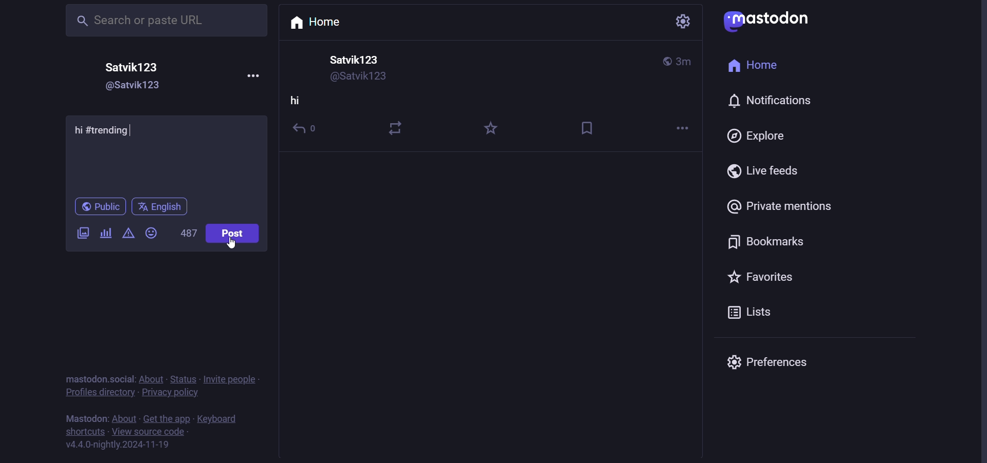 The height and width of the screenshot is (463, 987). What do you see at coordinates (233, 379) in the screenshot?
I see `invite people` at bounding box center [233, 379].